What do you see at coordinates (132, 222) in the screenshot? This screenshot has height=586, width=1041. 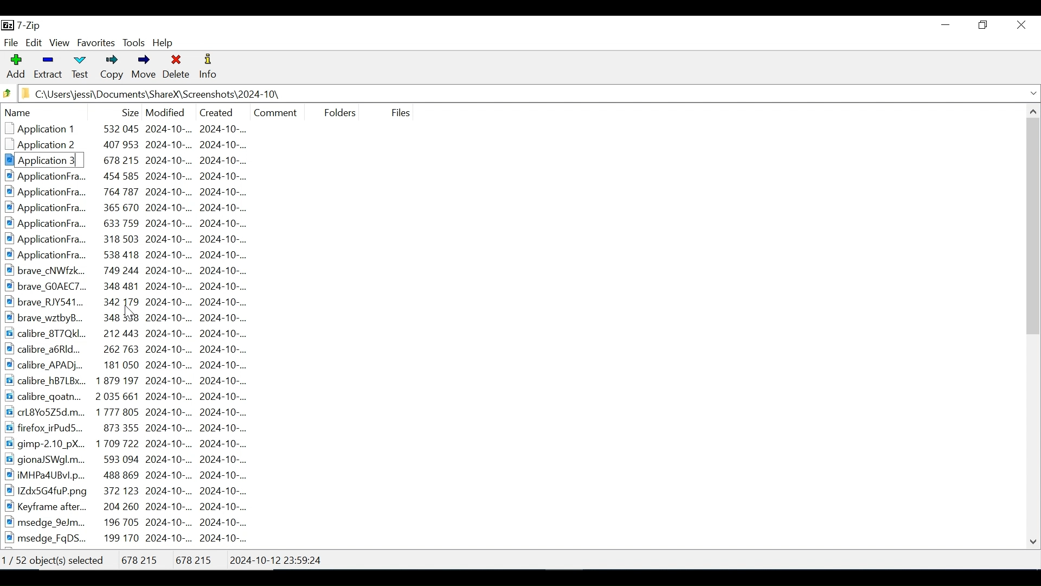 I see `ApplicationFra... 633759 2024-10-... 2024-10-..` at bounding box center [132, 222].